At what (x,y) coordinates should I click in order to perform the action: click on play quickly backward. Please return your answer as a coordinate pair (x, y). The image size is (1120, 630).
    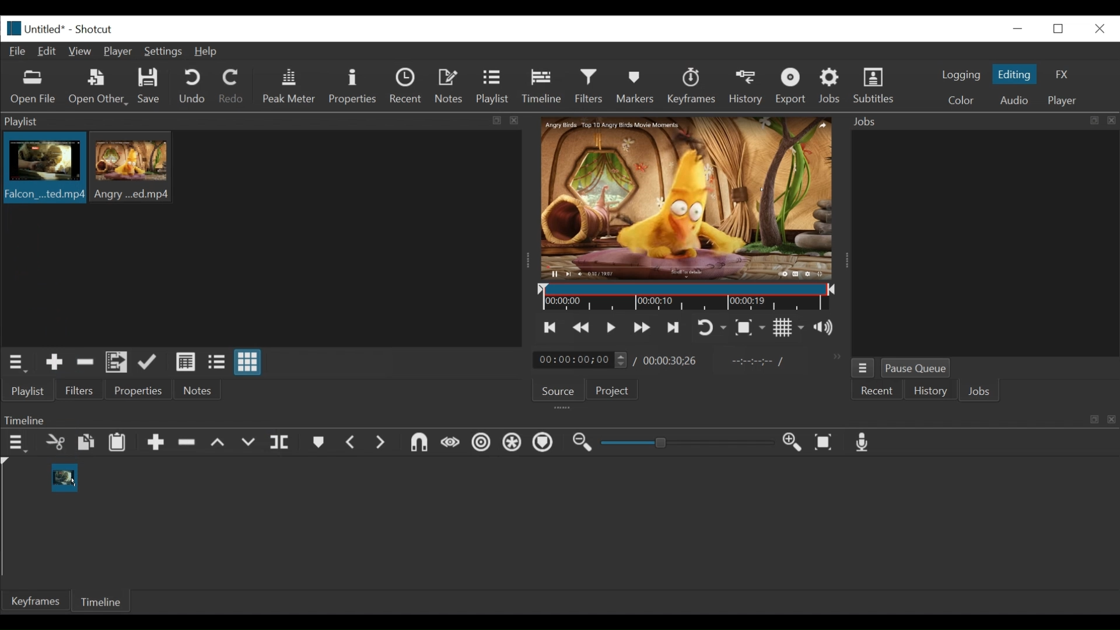
    Looking at the image, I should click on (582, 328).